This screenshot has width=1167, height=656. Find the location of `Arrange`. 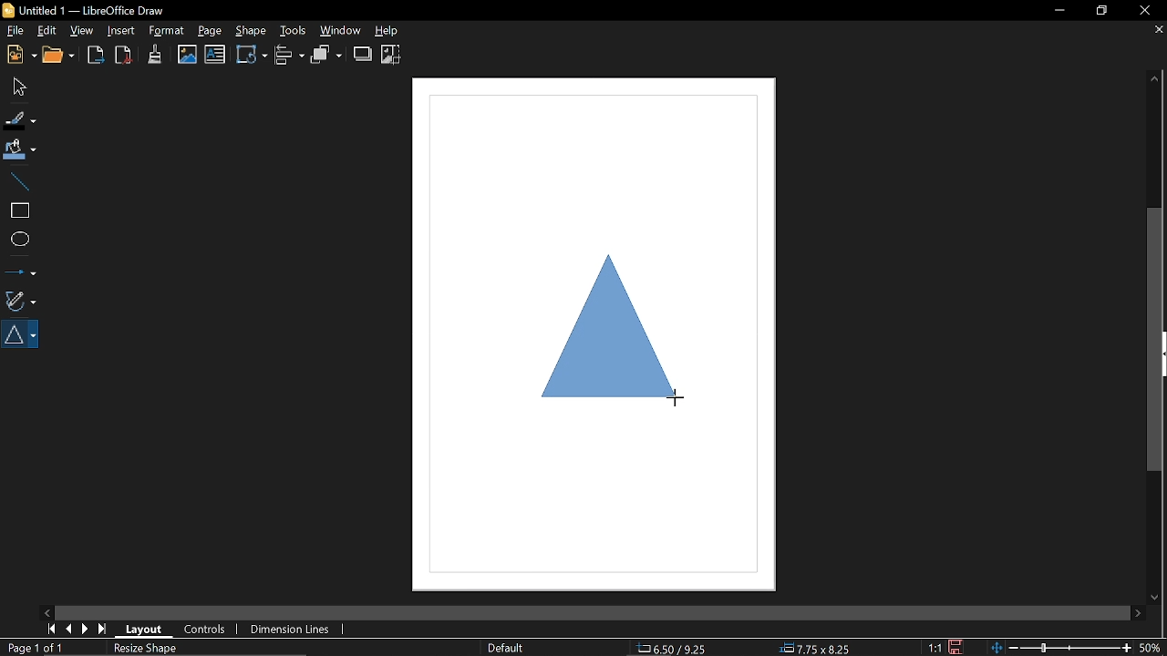

Arrange is located at coordinates (326, 55).